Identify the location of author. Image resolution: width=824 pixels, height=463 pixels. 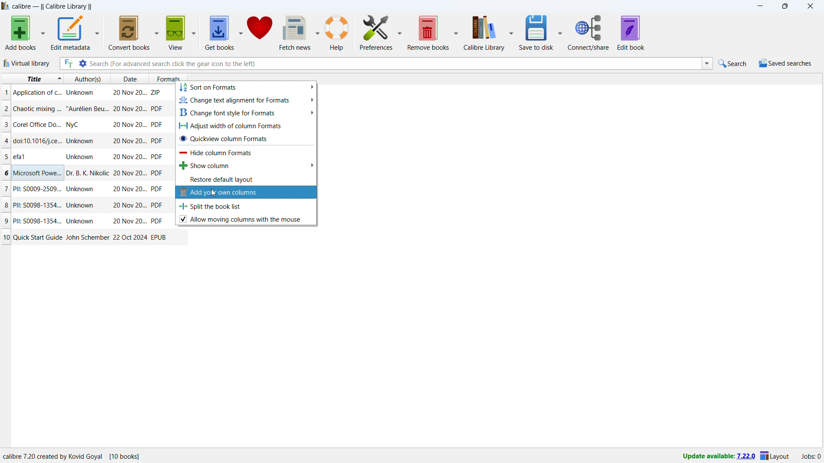
(81, 93).